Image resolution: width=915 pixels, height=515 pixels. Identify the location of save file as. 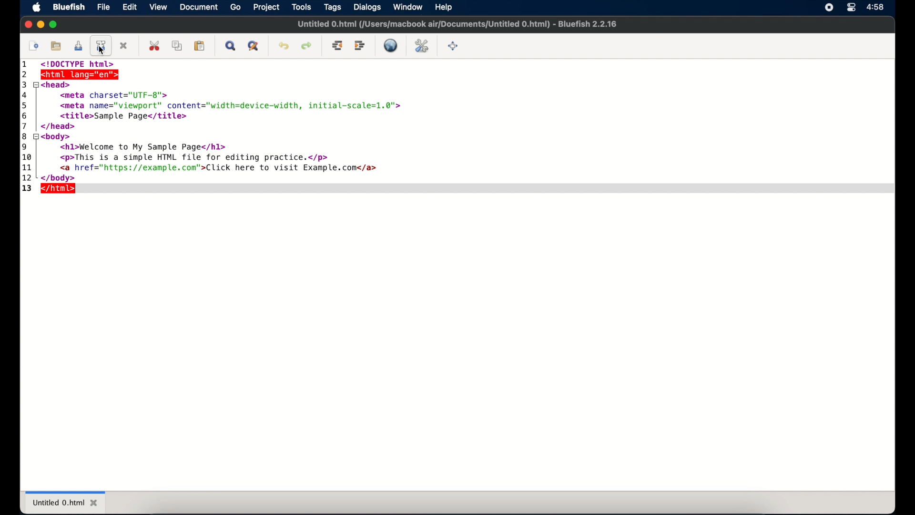
(102, 45).